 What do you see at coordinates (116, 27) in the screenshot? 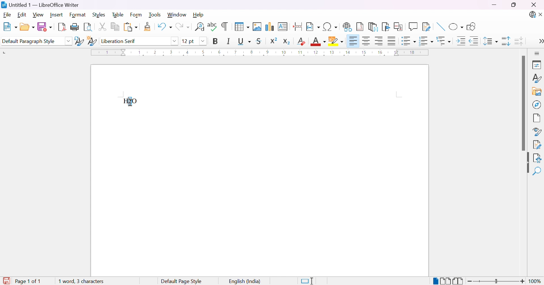
I see `Copy` at bounding box center [116, 27].